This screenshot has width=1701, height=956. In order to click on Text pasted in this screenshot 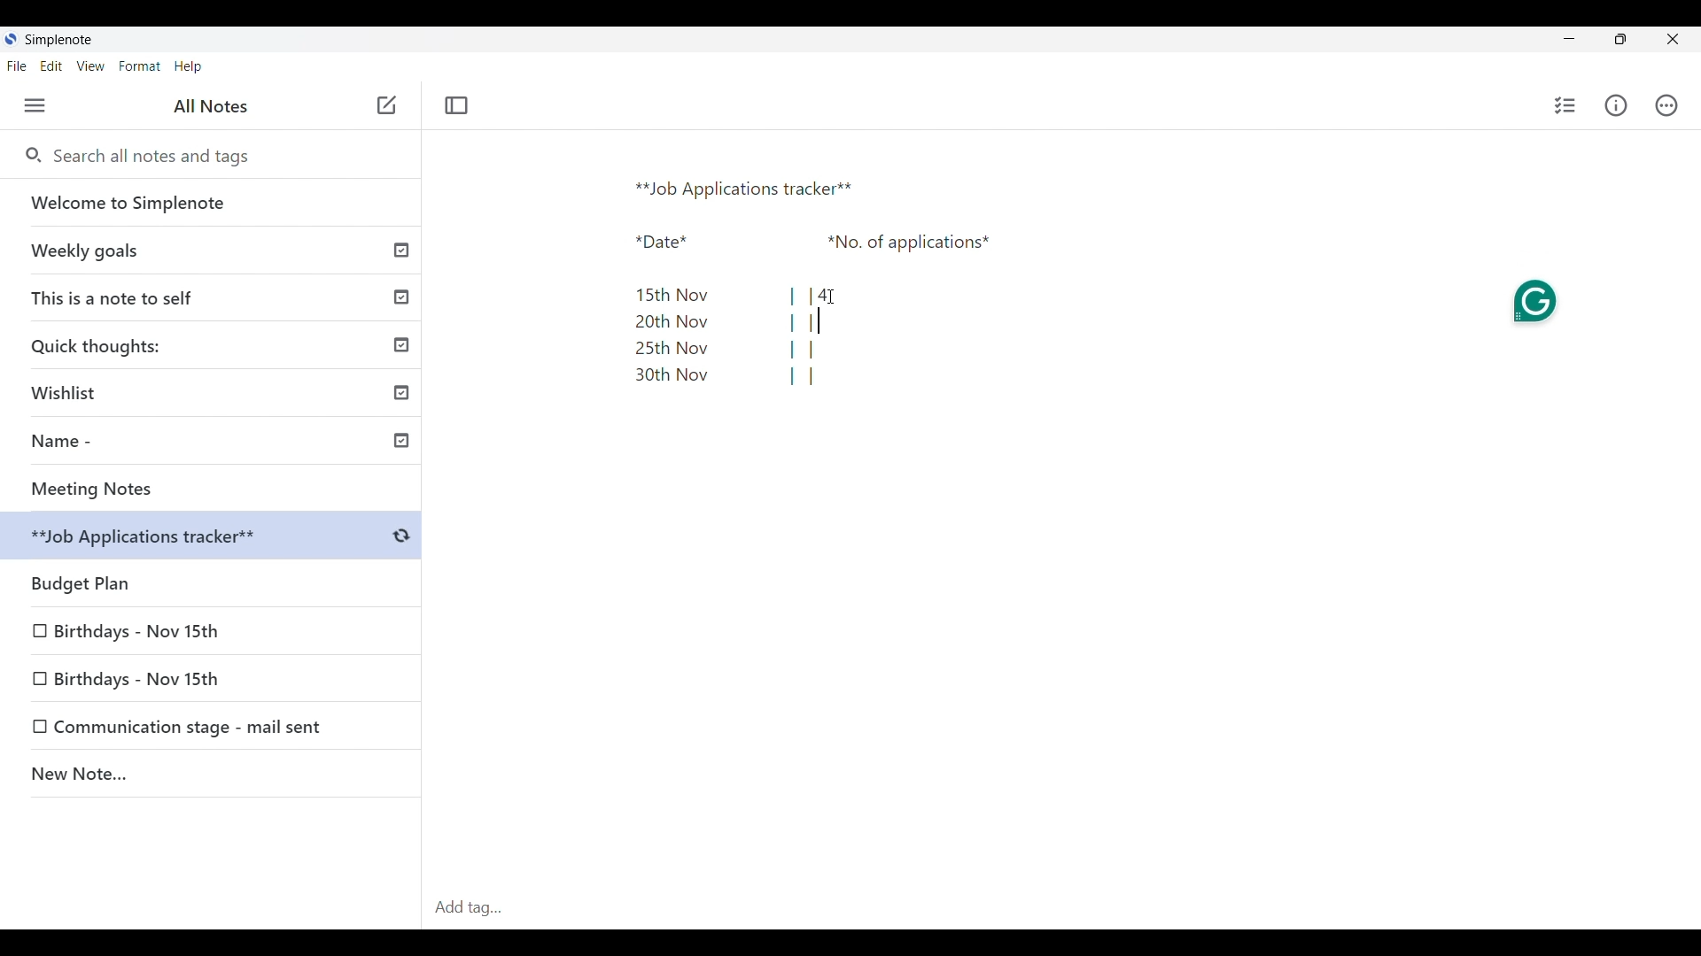, I will do `click(810, 288)`.